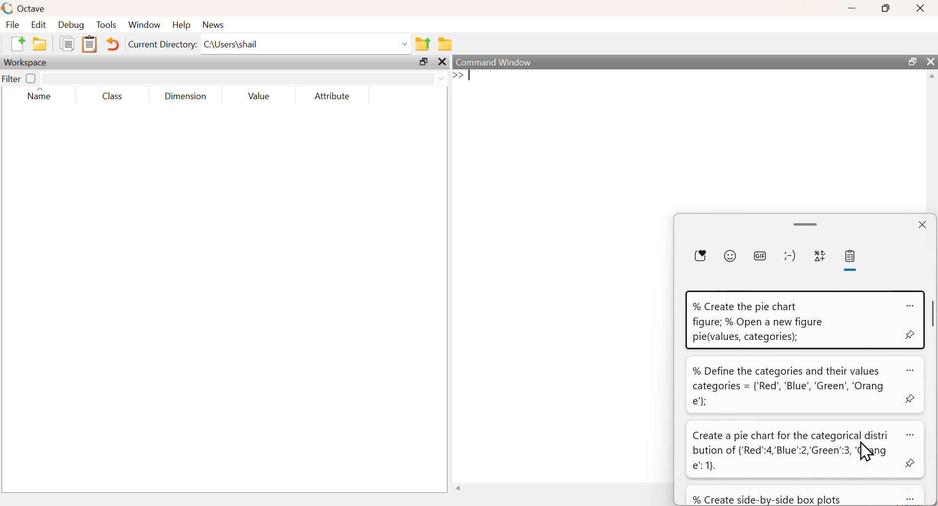 The height and width of the screenshot is (506, 938). I want to click on more options, so click(911, 435).